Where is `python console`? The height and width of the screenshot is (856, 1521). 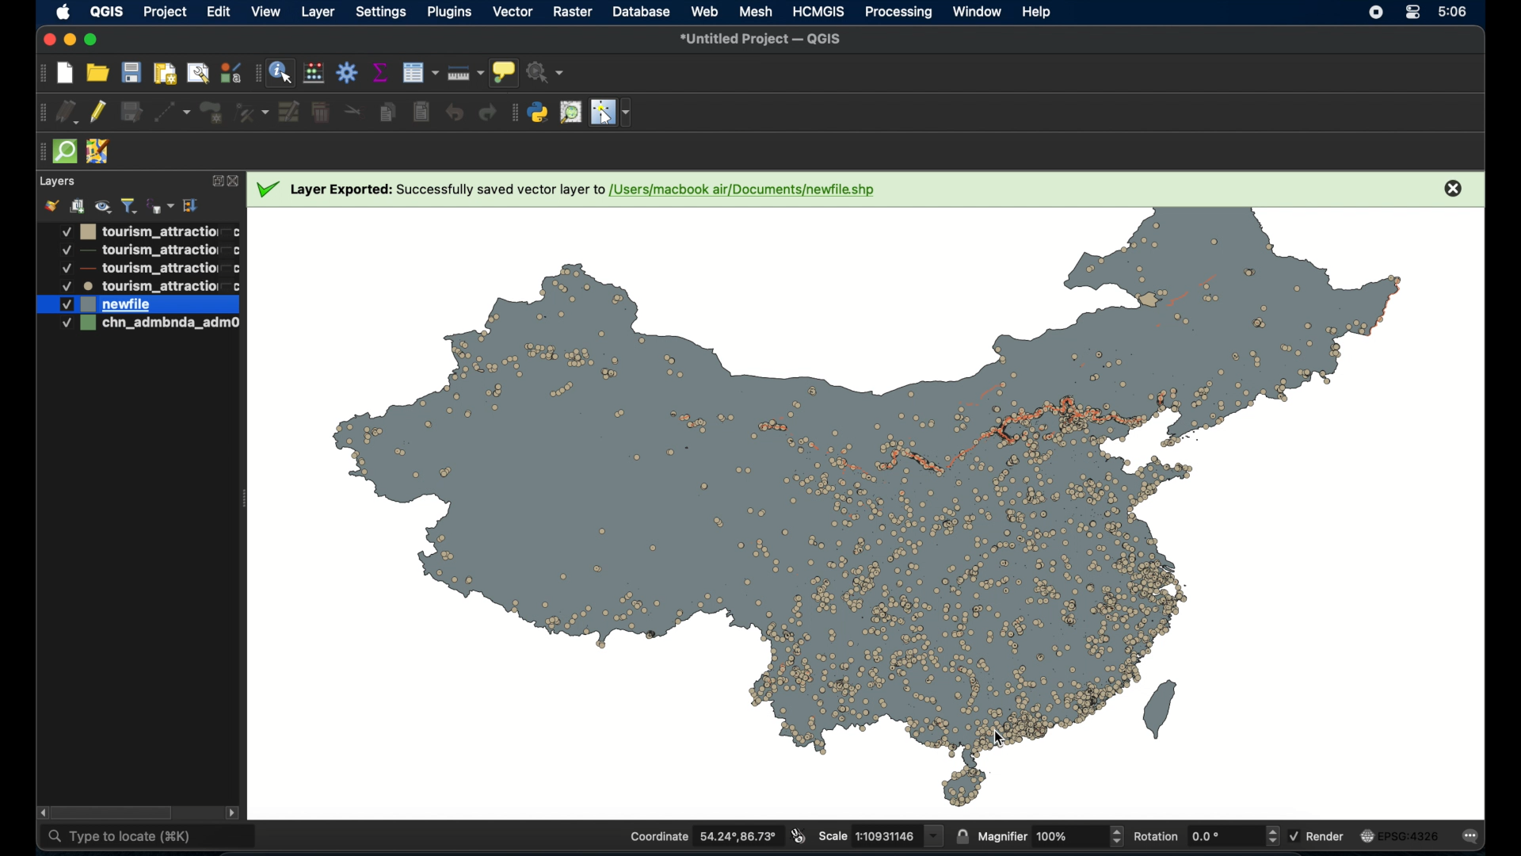 python console is located at coordinates (538, 113).